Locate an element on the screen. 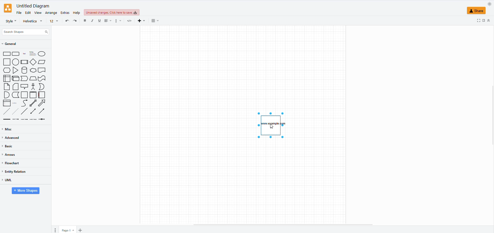  bold is located at coordinates (86, 21).